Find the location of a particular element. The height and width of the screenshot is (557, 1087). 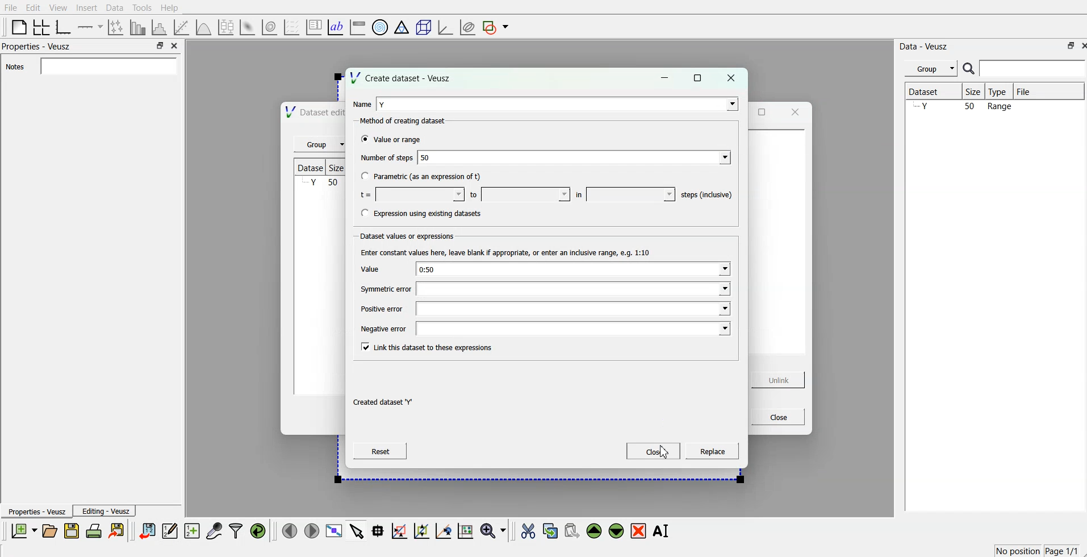

Data is located at coordinates (115, 8).